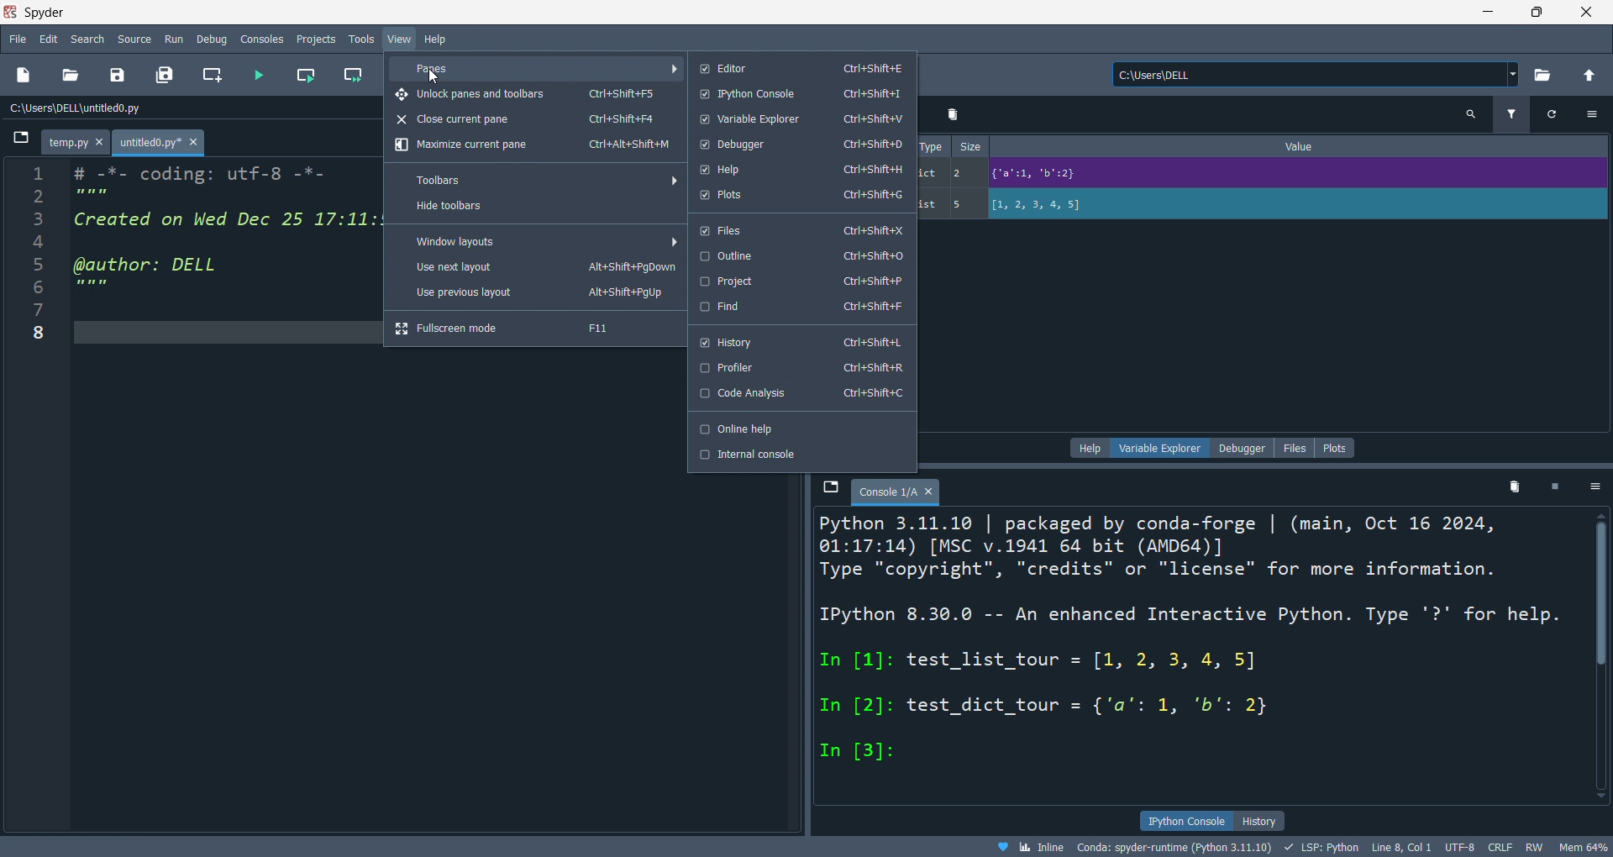 The height and width of the screenshot is (857, 1613). What do you see at coordinates (964, 172) in the screenshot?
I see `2` at bounding box center [964, 172].